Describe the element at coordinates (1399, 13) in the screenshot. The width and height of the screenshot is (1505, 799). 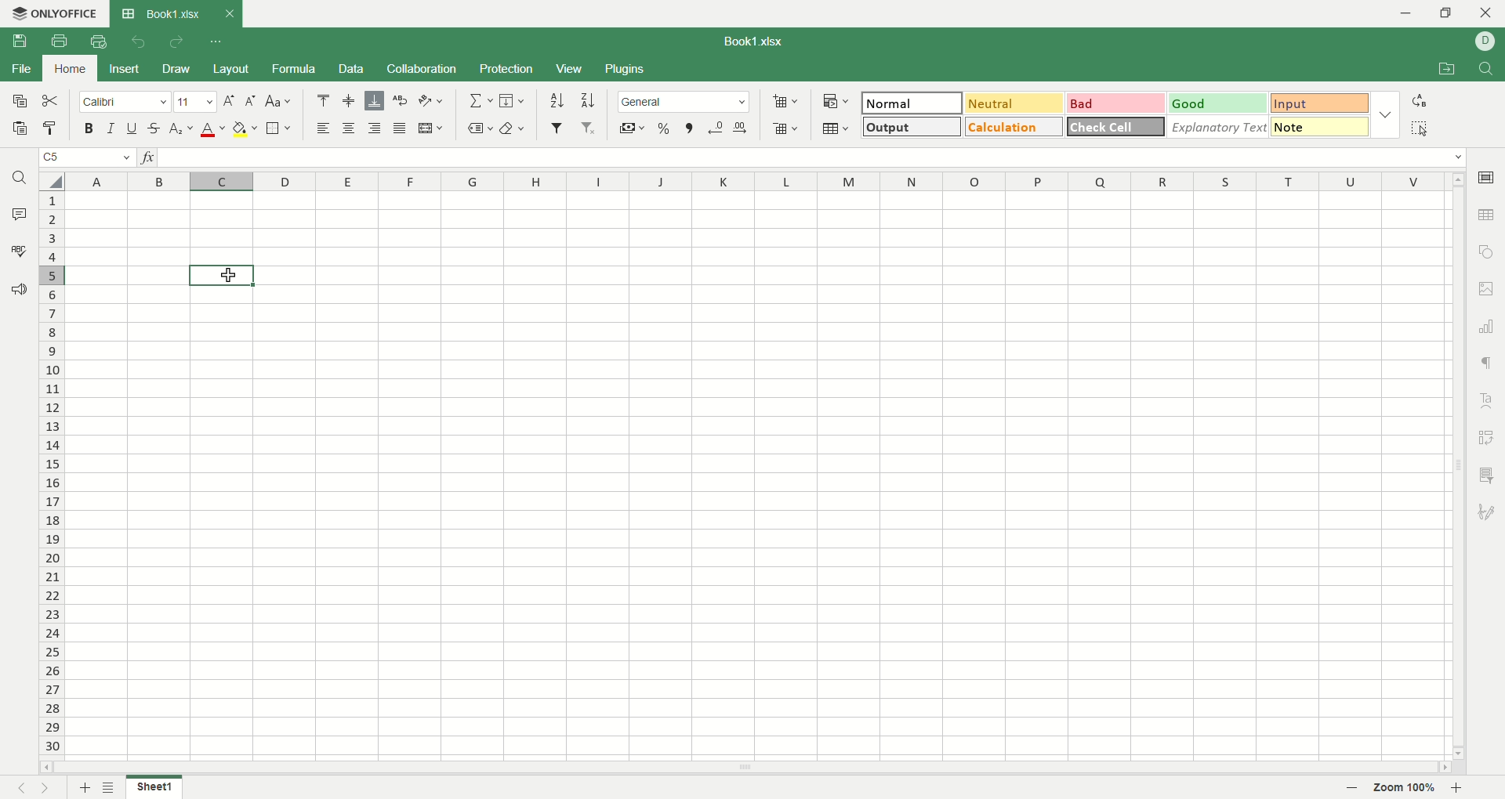
I see `minimize` at that location.